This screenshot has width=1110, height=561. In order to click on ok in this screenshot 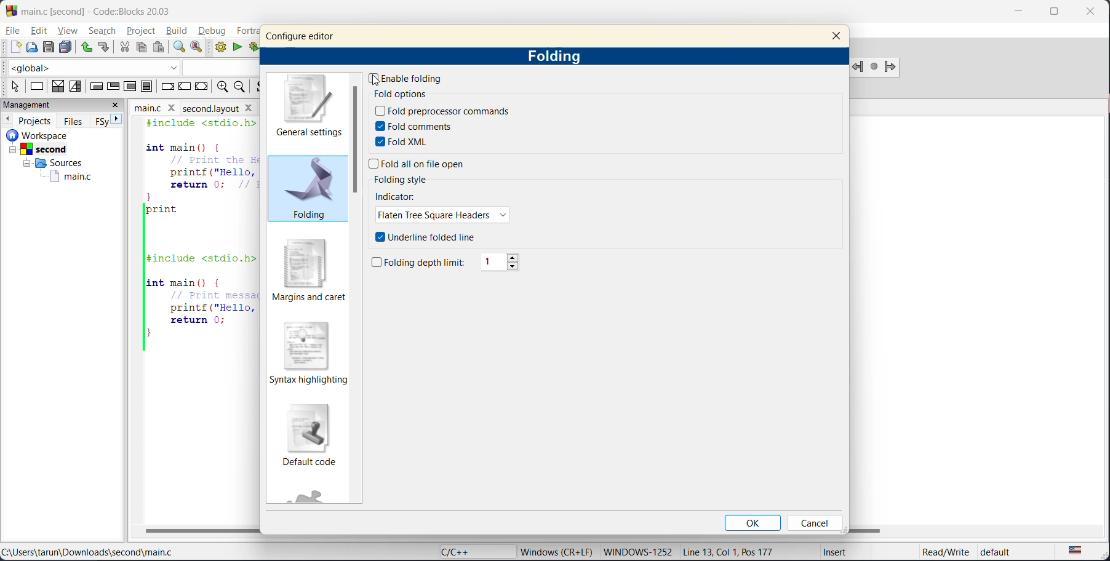, I will do `click(752, 523)`.